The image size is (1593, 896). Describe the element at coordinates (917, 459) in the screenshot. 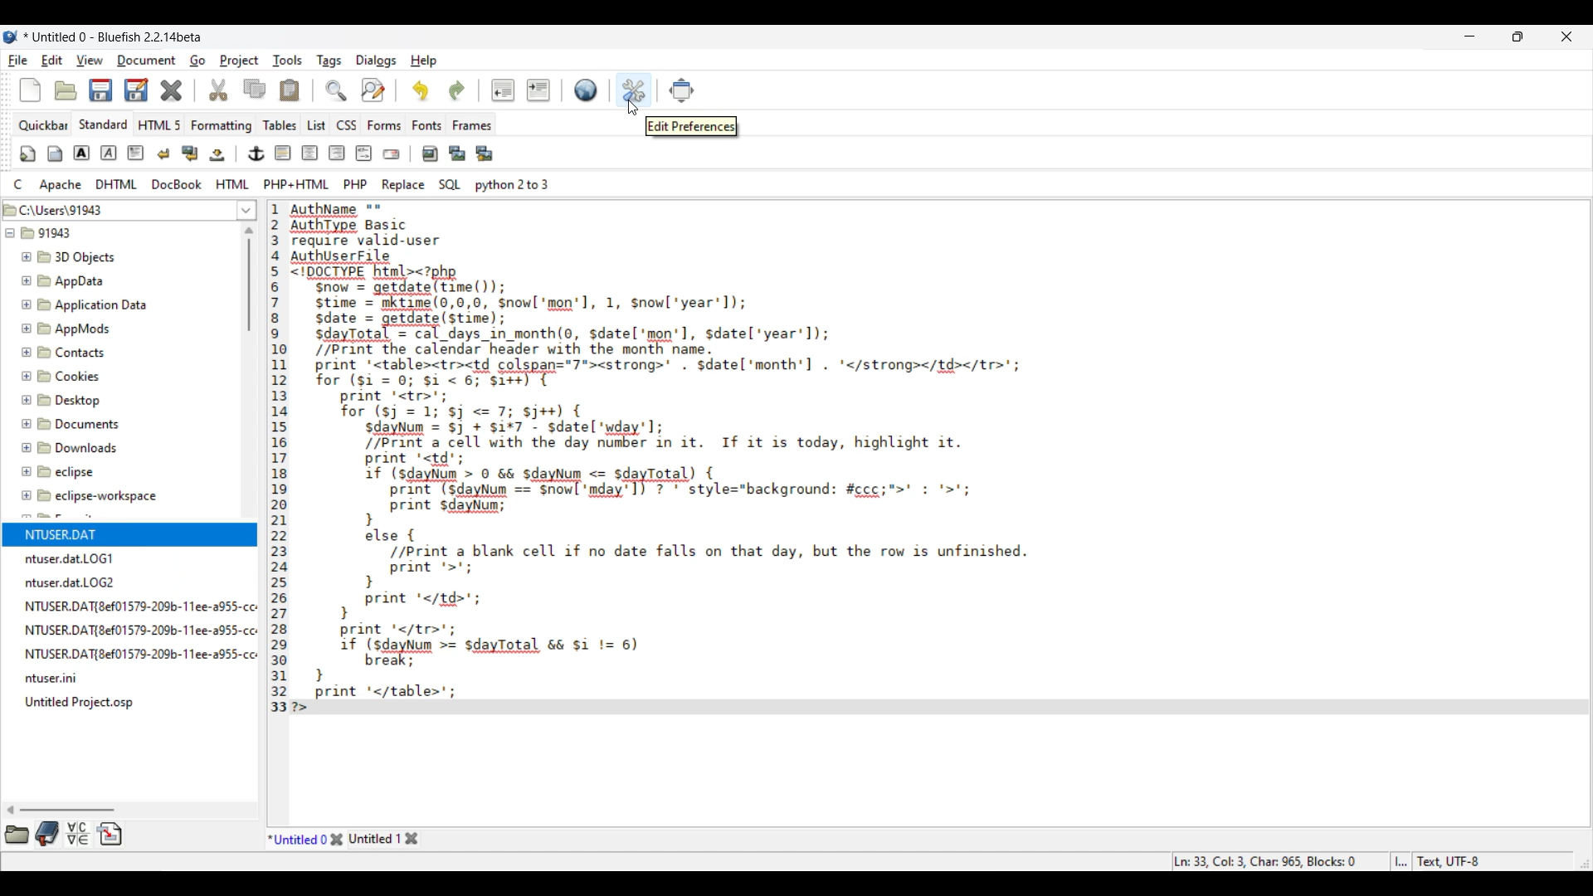

I see `Current code` at that location.